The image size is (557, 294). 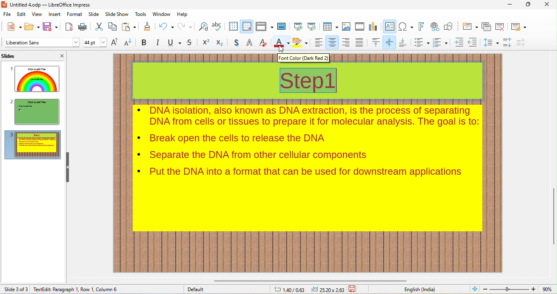 What do you see at coordinates (301, 43) in the screenshot?
I see `background` at bounding box center [301, 43].